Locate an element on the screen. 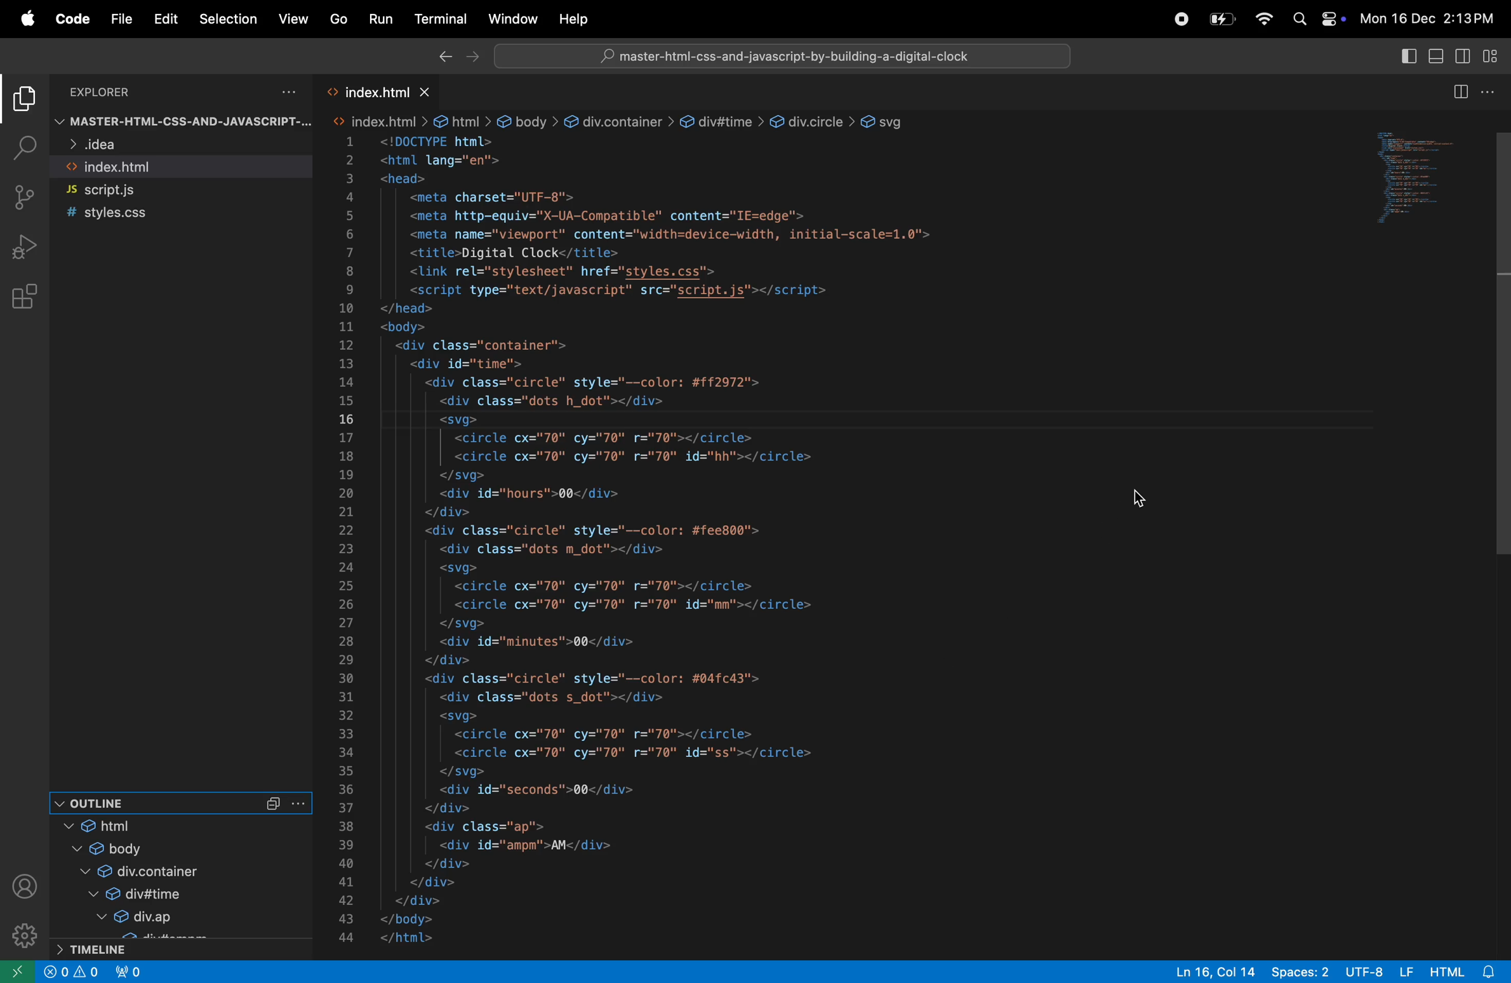 This screenshot has width=1511, height=983. more is located at coordinates (301, 803).